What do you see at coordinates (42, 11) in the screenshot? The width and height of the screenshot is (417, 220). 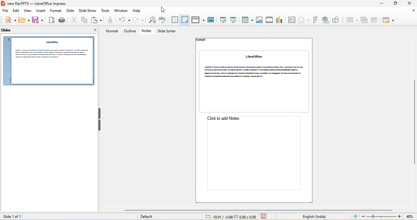 I see `insert` at bounding box center [42, 11].